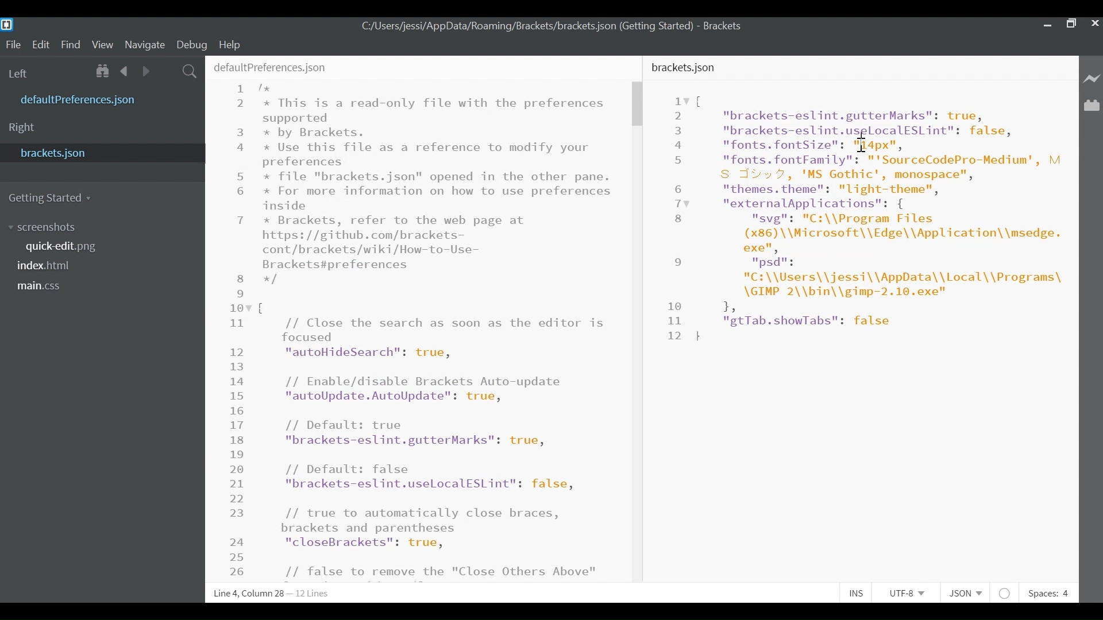  Describe the element at coordinates (25, 128) in the screenshot. I see `Right` at that location.